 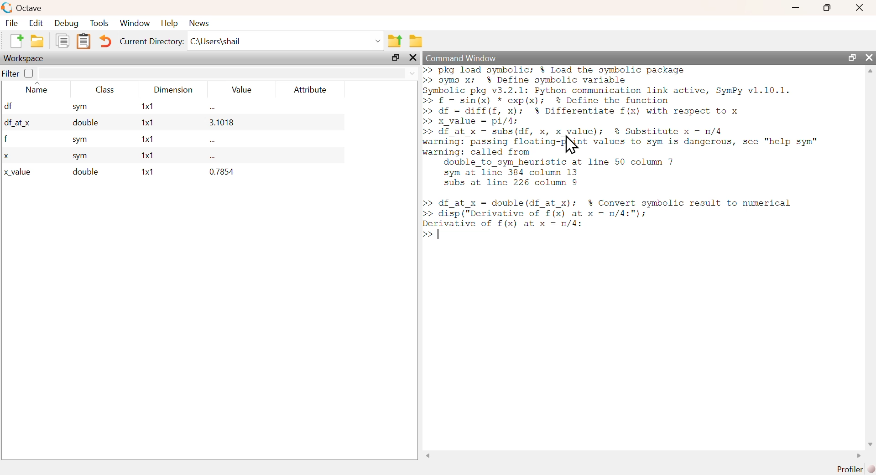 What do you see at coordinates (17, 73) in the screenshot?
I see `Filter` at bounding box center [17, 73].